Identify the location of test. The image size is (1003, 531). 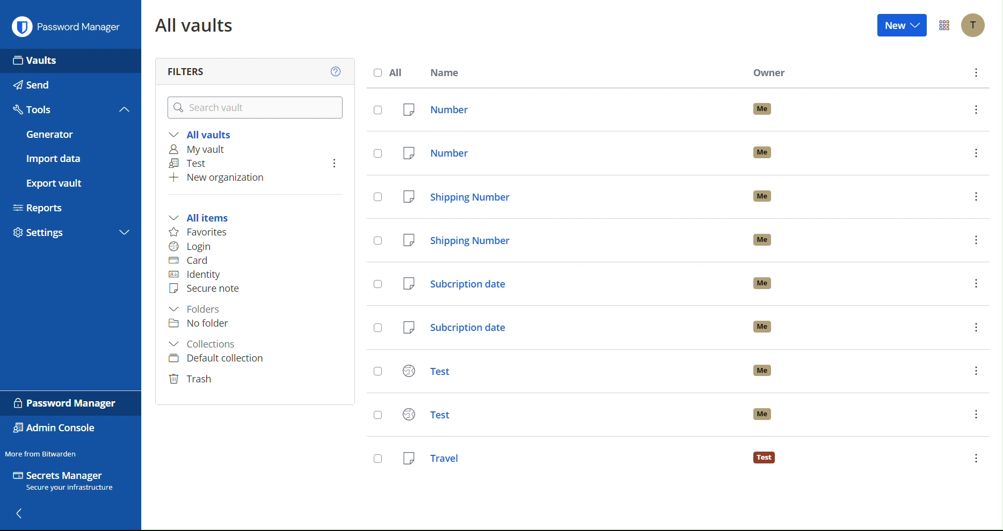
(563, 371).